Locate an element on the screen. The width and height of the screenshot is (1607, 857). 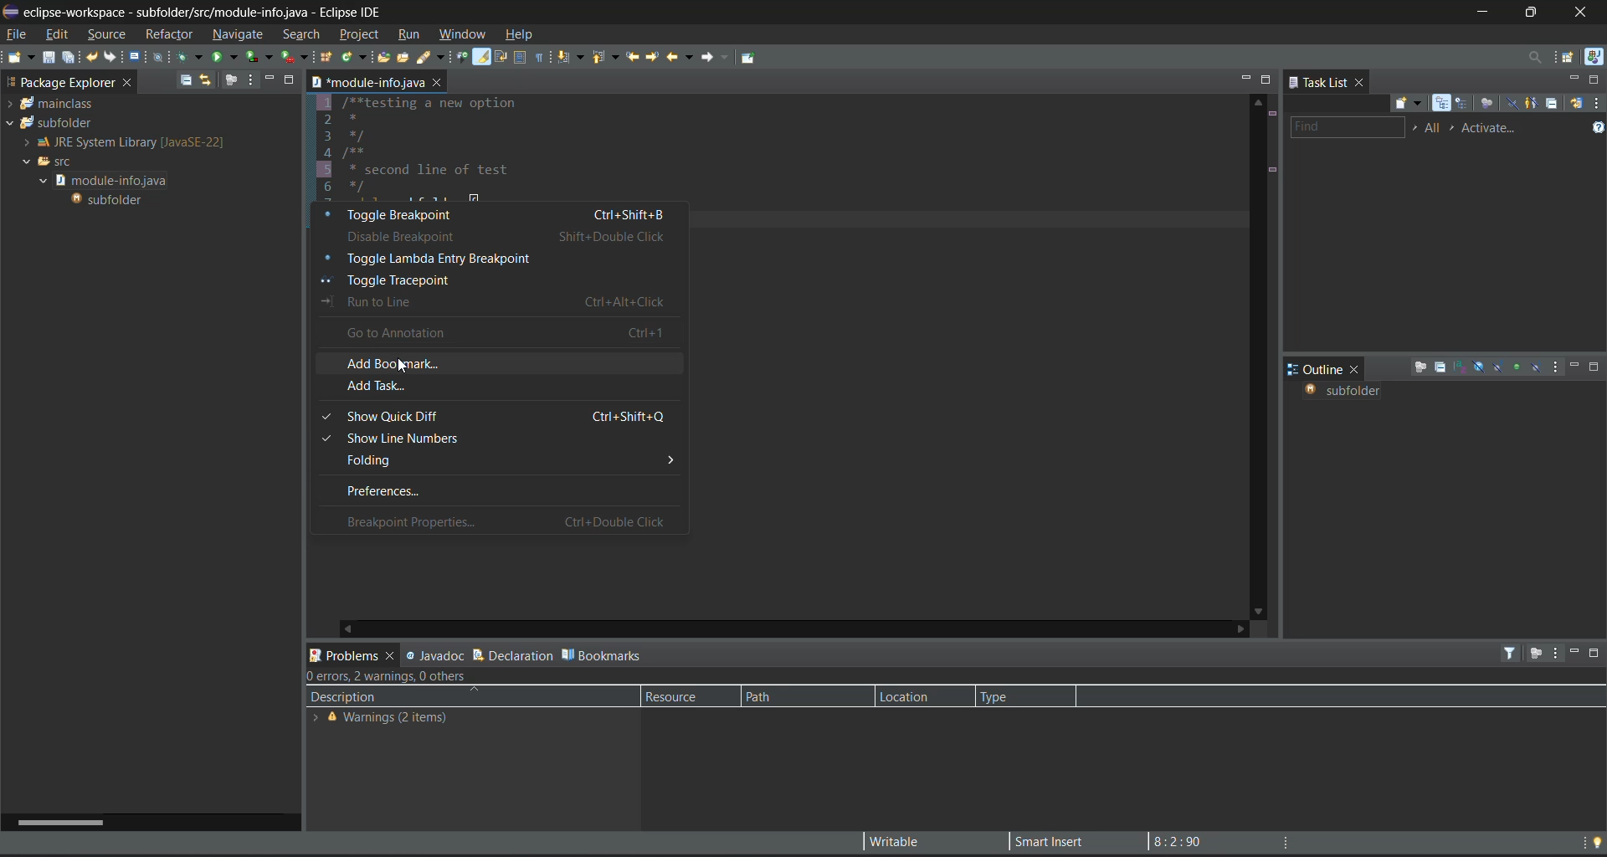
debug is located at coordinates (187, 55).